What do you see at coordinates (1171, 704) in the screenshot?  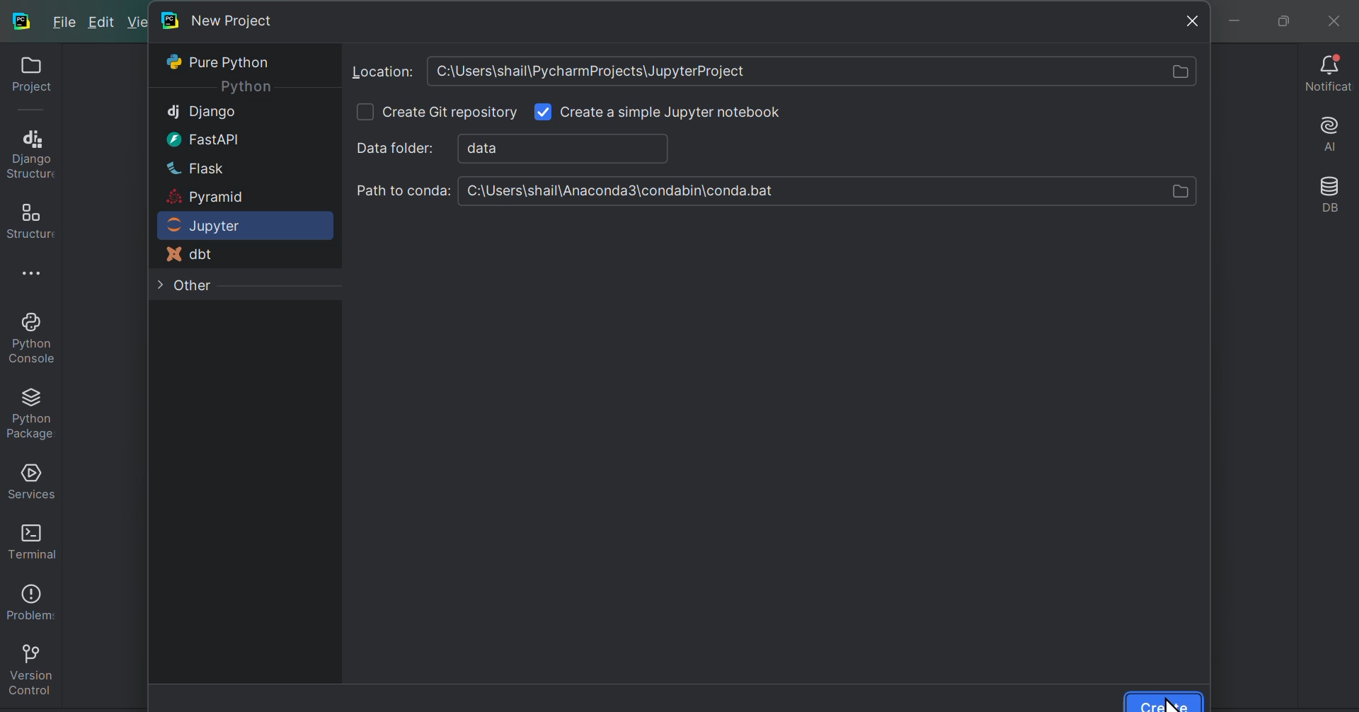 I see `cursor` at bounding box center [1171, 704].